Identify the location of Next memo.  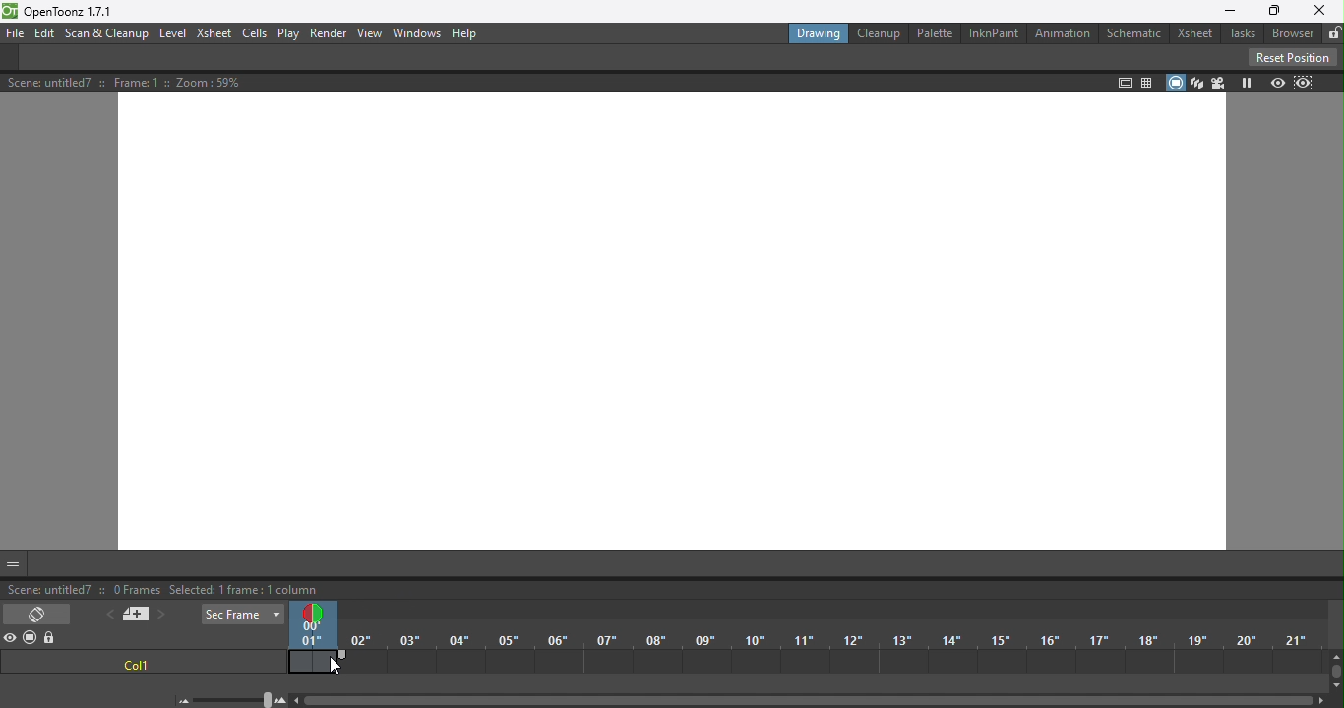
(161, 617).